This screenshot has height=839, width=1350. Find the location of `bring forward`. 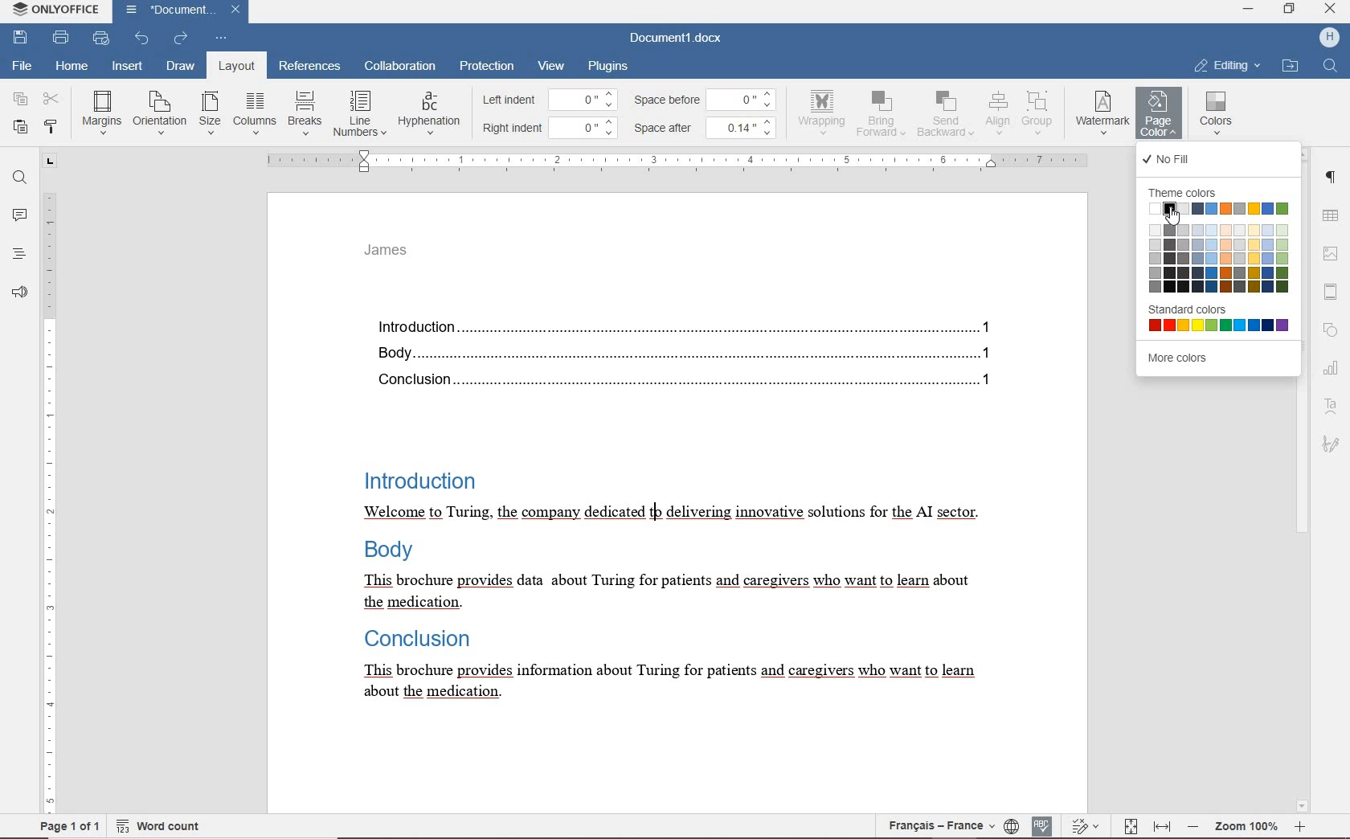

bring forward is located at coordinates (882, 114).